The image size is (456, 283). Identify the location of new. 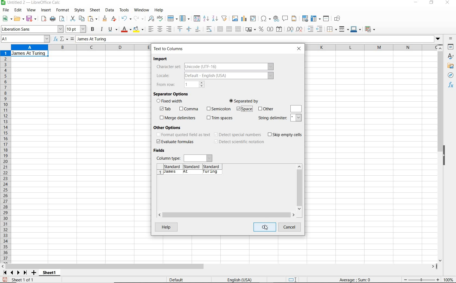
(7, 19).